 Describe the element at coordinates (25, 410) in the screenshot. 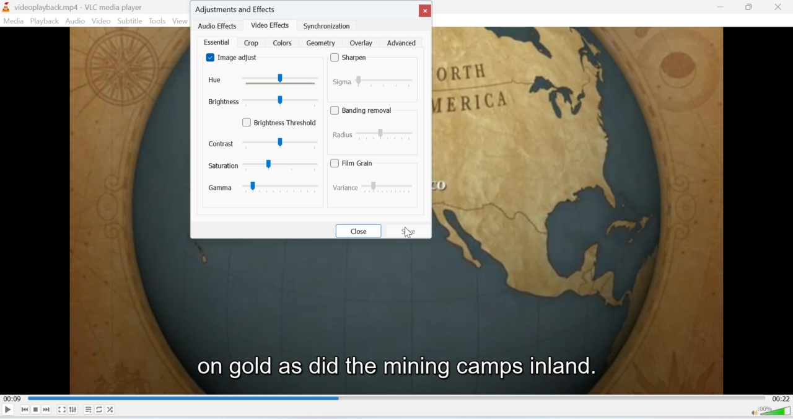

I see `Seek backwards` at that location.